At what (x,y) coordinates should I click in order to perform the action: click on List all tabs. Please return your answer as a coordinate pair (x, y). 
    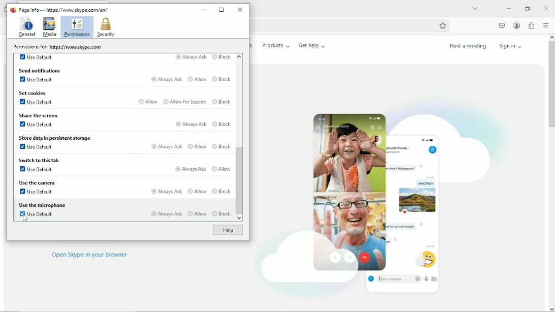
    Looking at the image, I should click on (475, 8).